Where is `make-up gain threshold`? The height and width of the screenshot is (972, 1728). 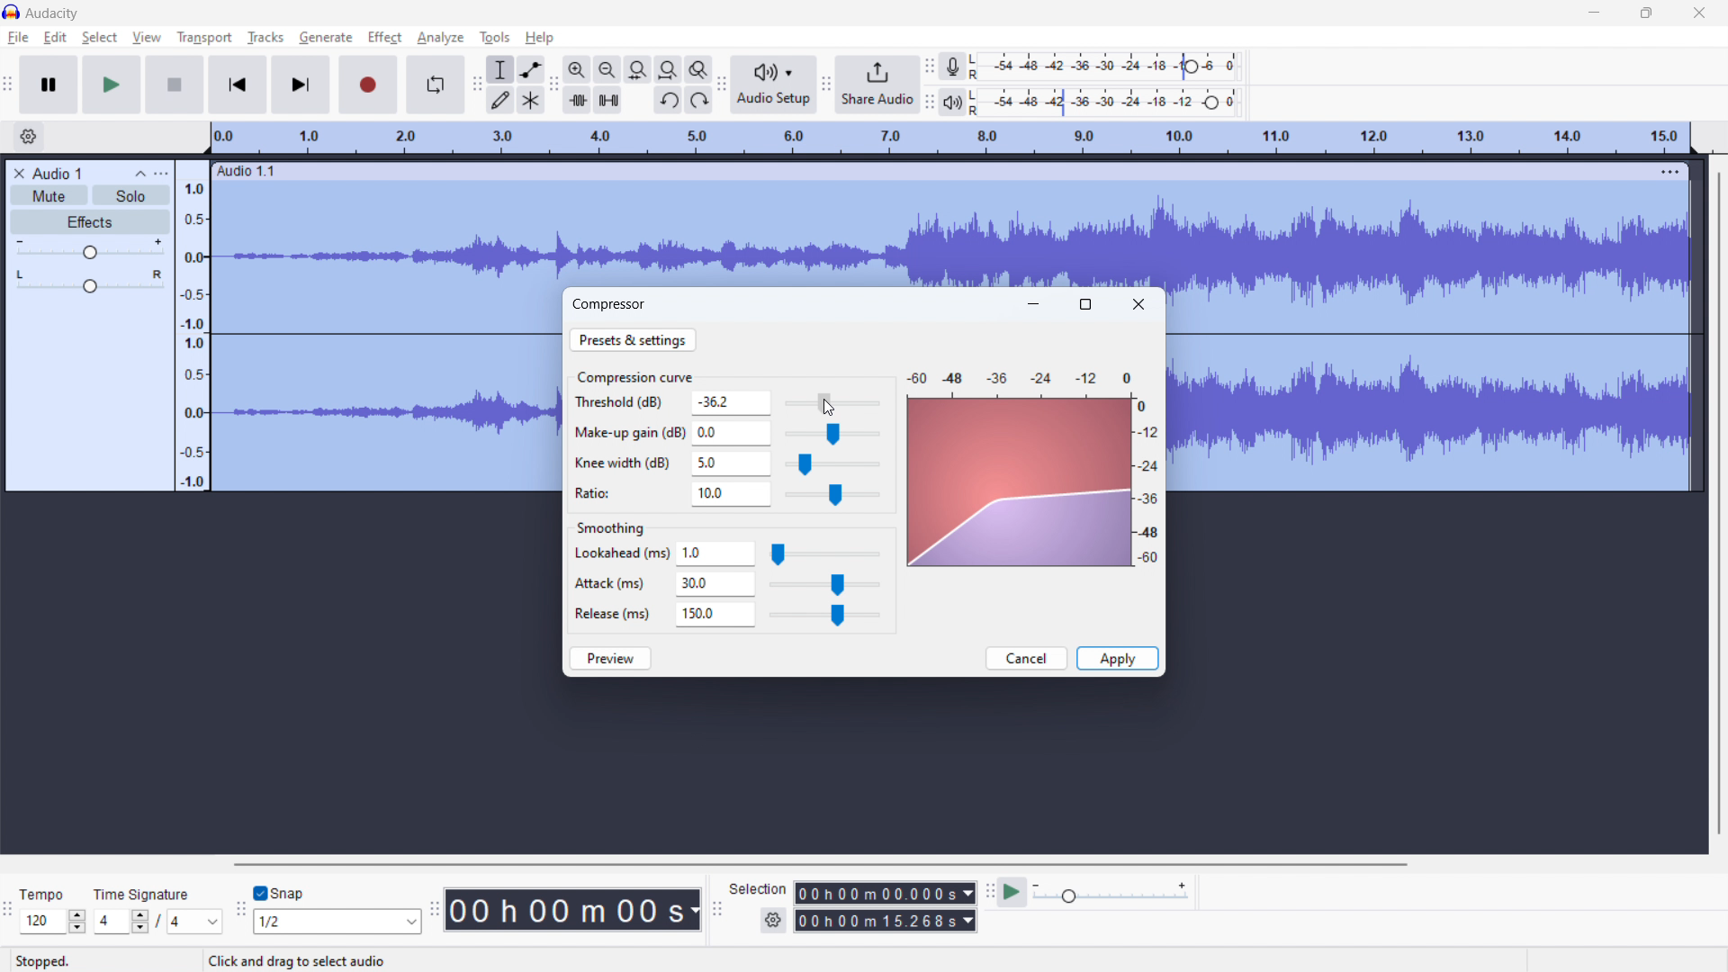
make-up gain threshold is located at coordinates (832, 435).